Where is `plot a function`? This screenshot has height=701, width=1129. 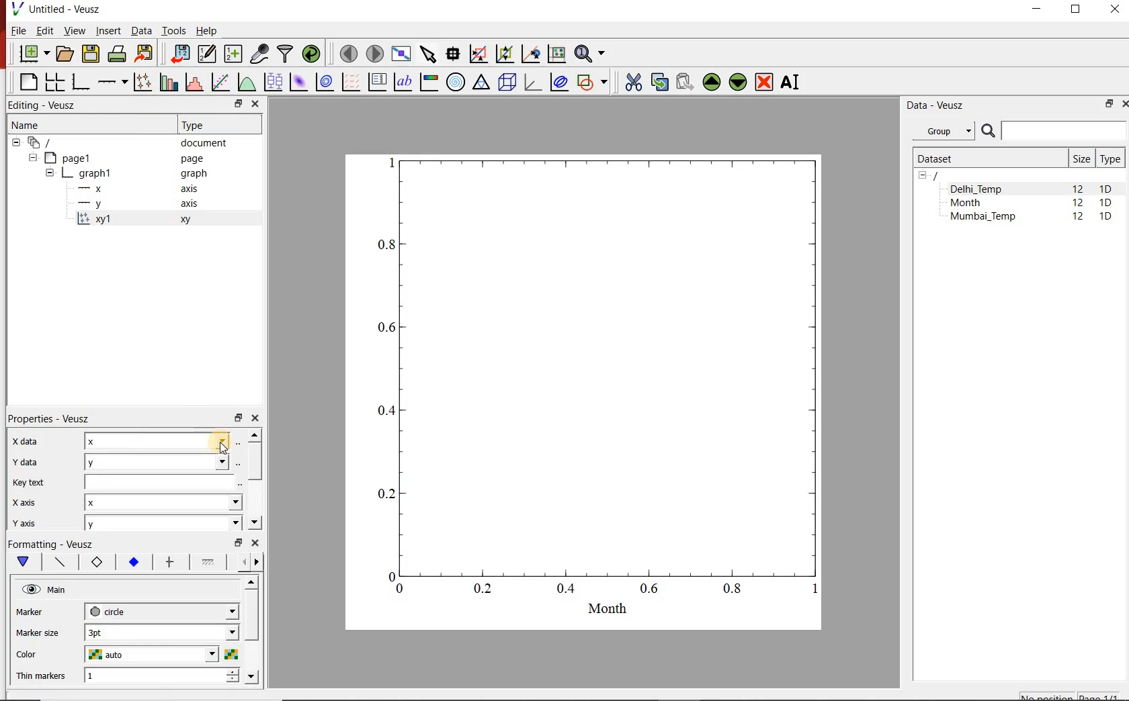 plot a function is located at coordinates (247, 82).